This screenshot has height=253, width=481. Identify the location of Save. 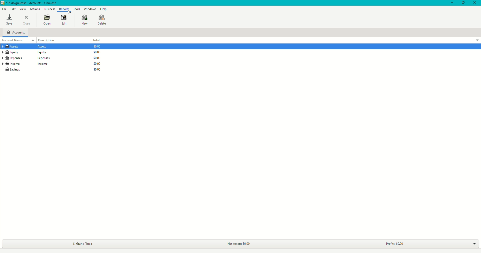
(10, 19).